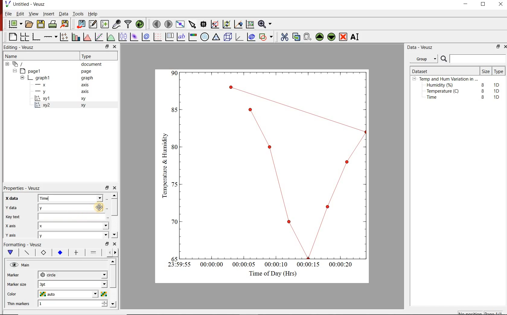 The height and width of the screenshot is (315, 507). Describe the element at coordinates (22, 77) in the screenshot. I see `hide sub menu` at that location.